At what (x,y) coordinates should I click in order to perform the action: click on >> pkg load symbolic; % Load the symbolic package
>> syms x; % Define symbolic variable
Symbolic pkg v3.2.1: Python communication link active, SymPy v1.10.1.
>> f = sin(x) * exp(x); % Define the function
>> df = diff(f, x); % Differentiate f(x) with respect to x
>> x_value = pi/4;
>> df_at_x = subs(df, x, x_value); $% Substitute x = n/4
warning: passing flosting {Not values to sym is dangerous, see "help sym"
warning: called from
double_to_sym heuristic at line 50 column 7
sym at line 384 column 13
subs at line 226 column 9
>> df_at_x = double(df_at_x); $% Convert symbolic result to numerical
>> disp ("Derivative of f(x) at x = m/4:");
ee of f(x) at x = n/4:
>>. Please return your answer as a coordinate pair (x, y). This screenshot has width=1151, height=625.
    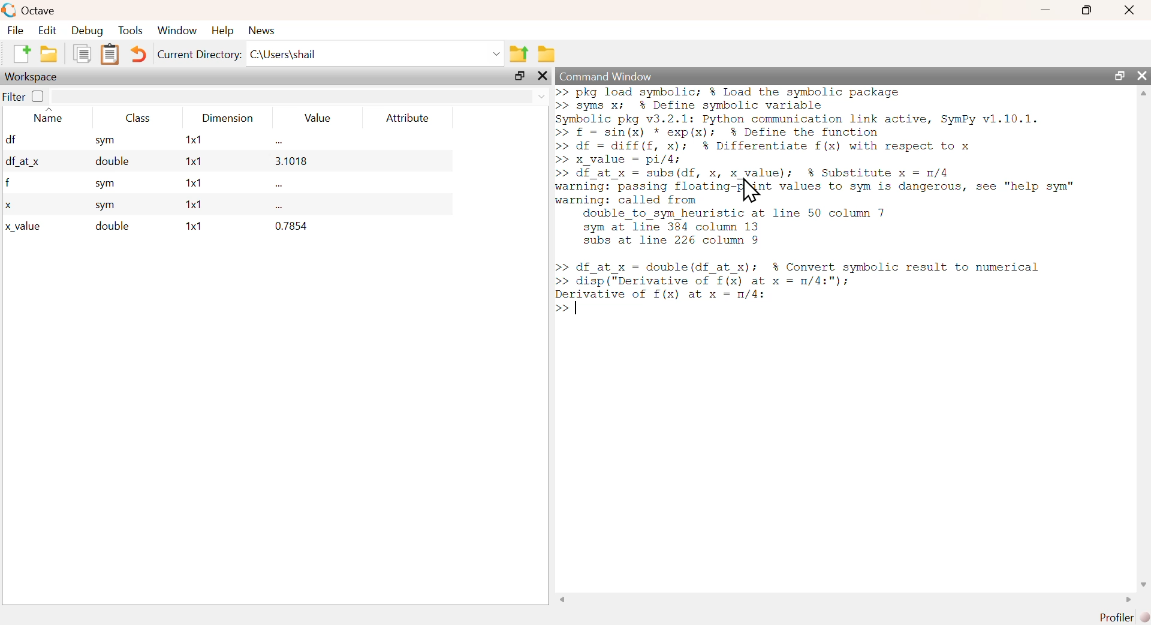
    Looking at the image, I should click on (840, 203).